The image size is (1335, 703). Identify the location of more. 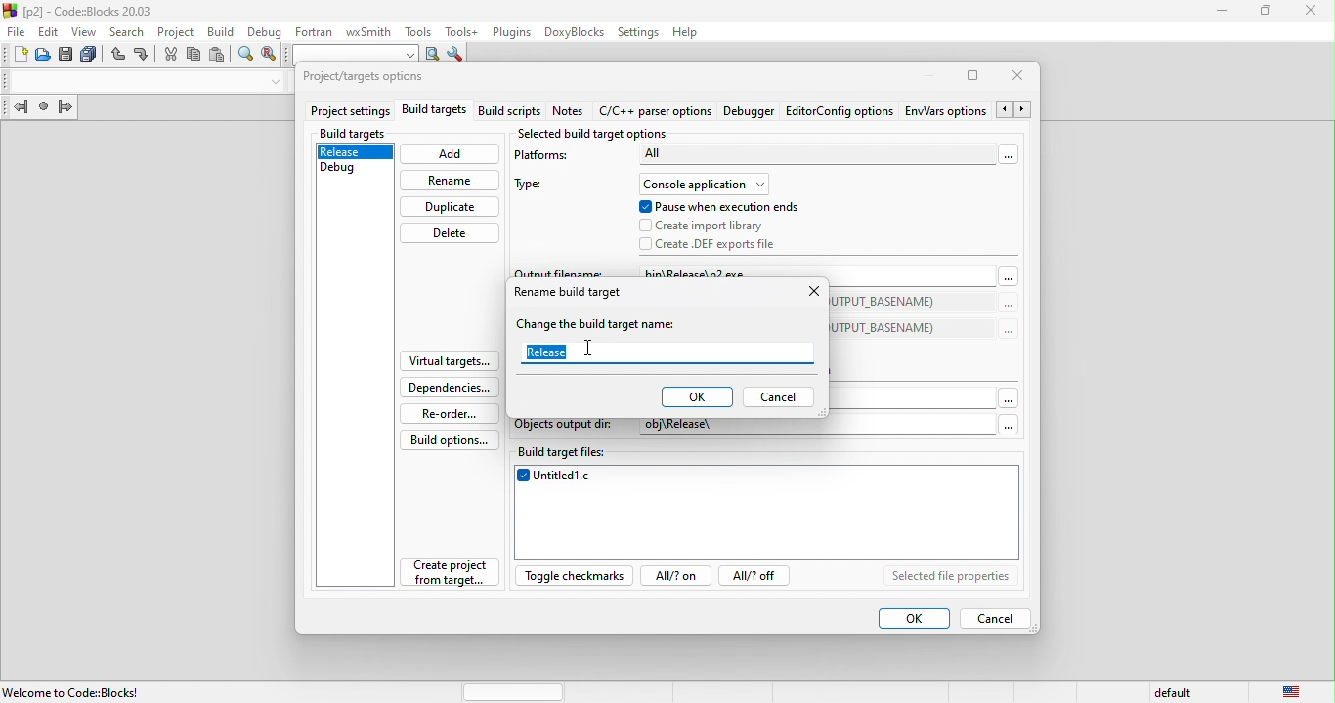
(1007, 330).